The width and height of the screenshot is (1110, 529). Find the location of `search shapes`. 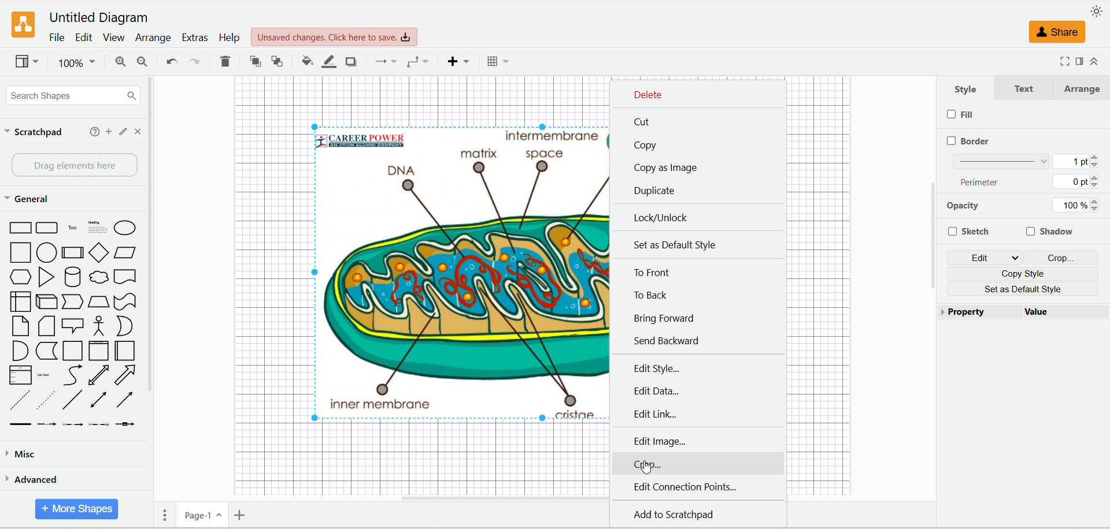

search shapes is located at coordinates (73, 96).